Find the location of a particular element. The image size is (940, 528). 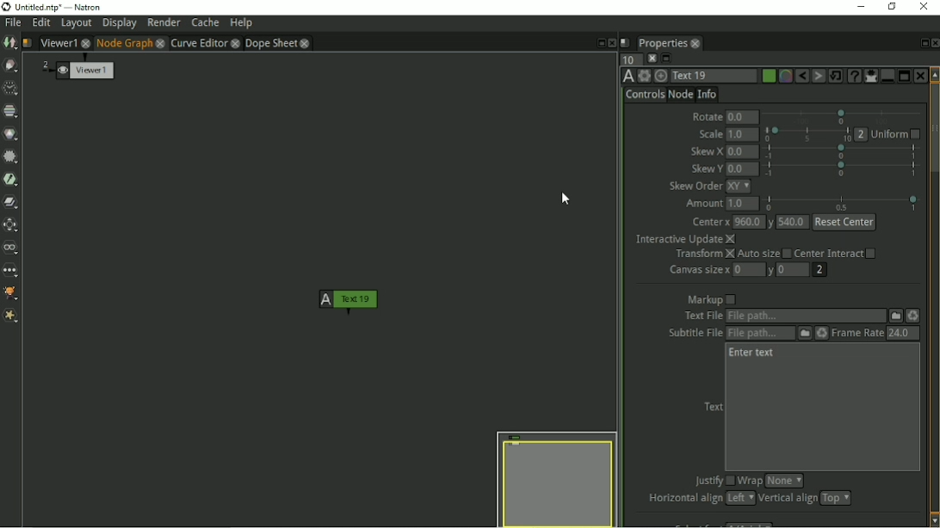

Auto size is located at coordinates (764, 255).